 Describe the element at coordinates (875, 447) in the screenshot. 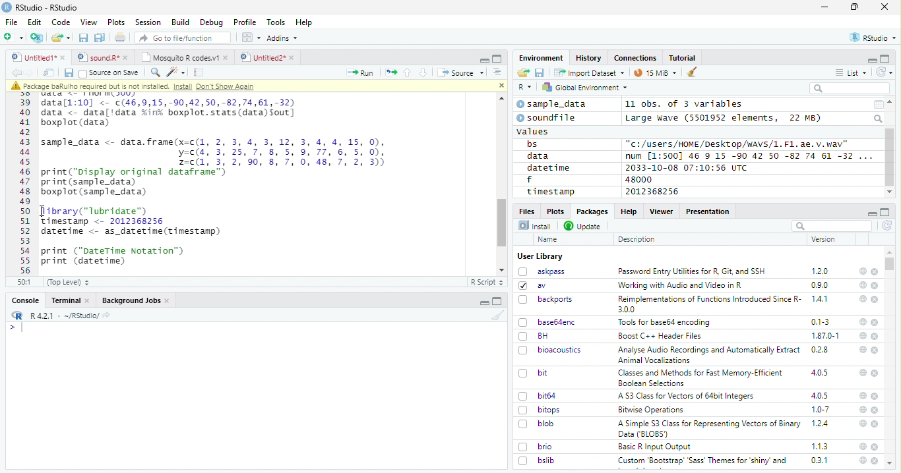

I see `close` at that location.